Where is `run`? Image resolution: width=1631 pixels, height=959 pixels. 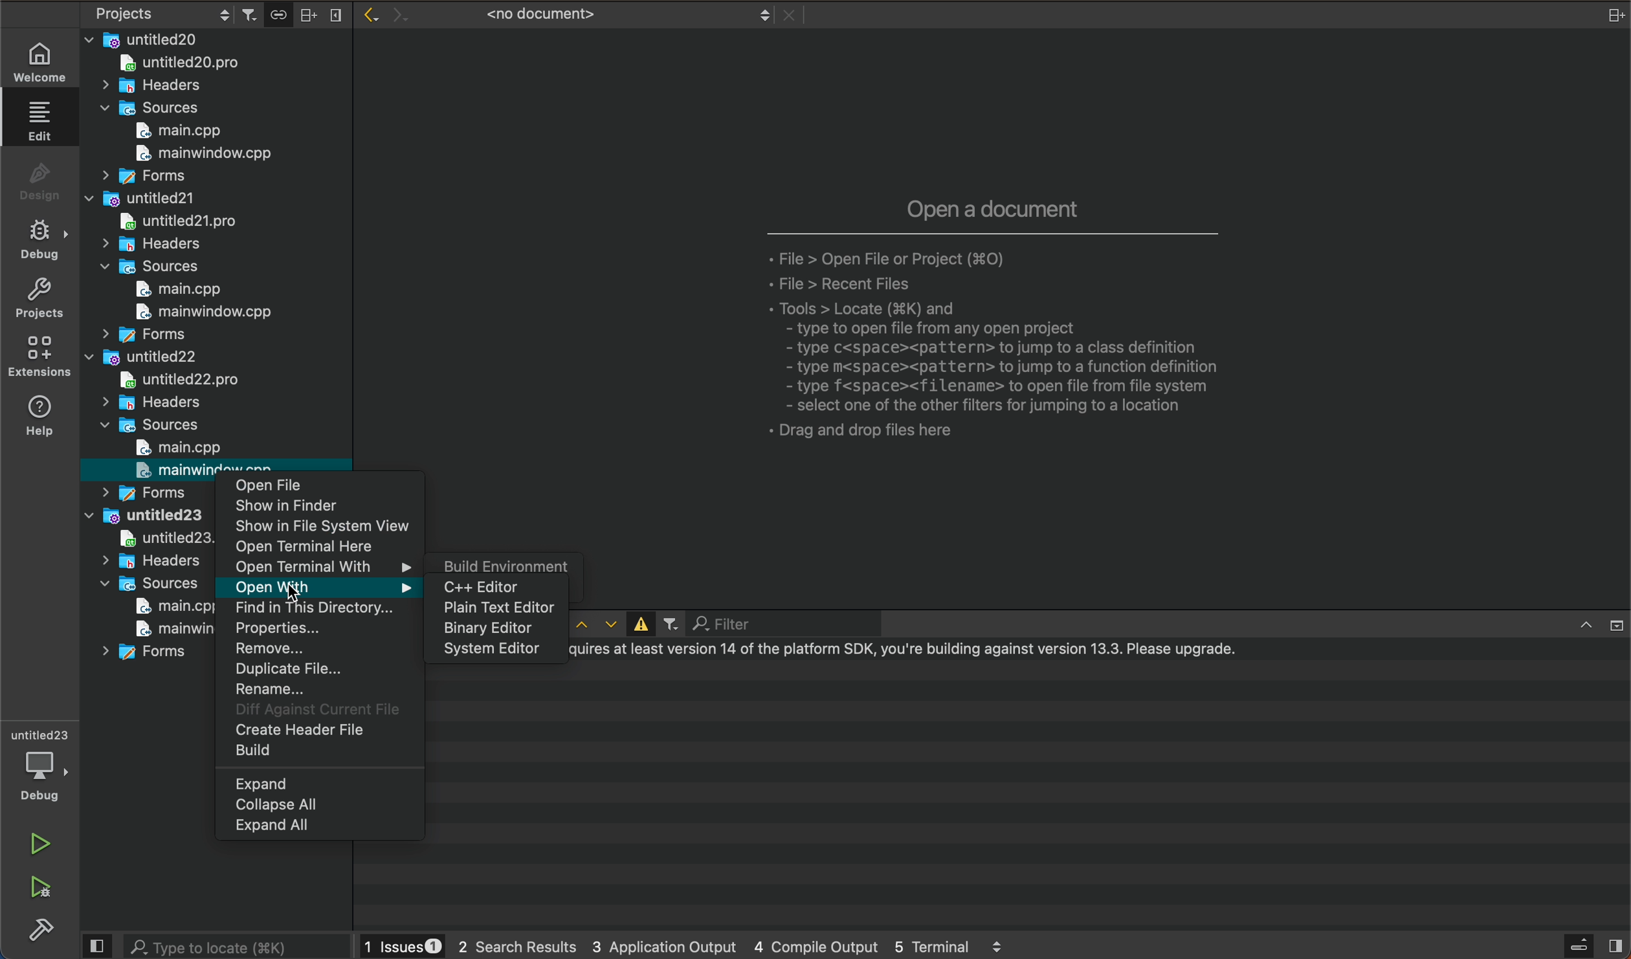 run is located at coordinates (40, 840).